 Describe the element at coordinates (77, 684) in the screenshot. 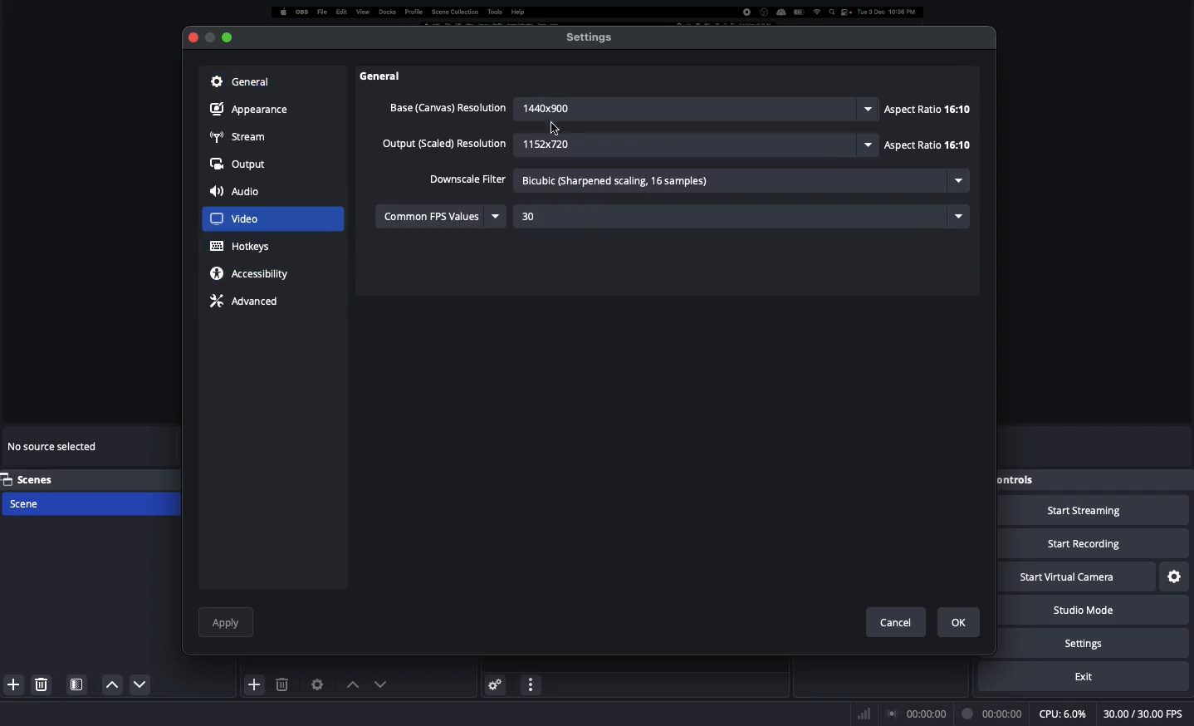

I see `Scenes filter` at that location.